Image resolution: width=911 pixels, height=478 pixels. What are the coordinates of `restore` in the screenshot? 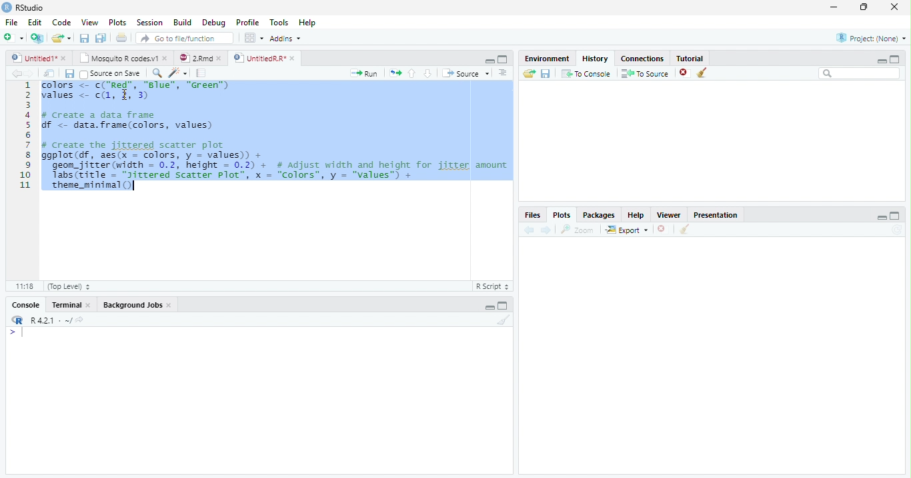 It's located at (864, 7).